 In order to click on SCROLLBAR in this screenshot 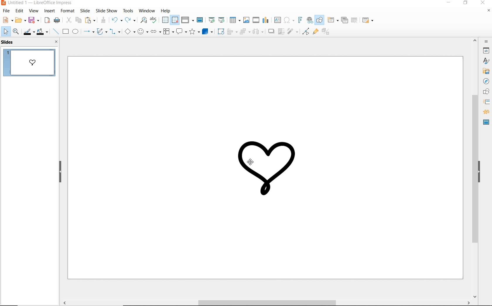, I will do `click(265, 303)`.